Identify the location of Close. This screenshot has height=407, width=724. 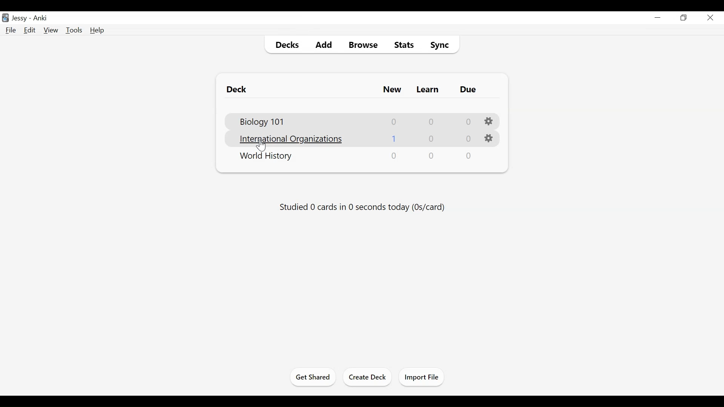
(711, 17).